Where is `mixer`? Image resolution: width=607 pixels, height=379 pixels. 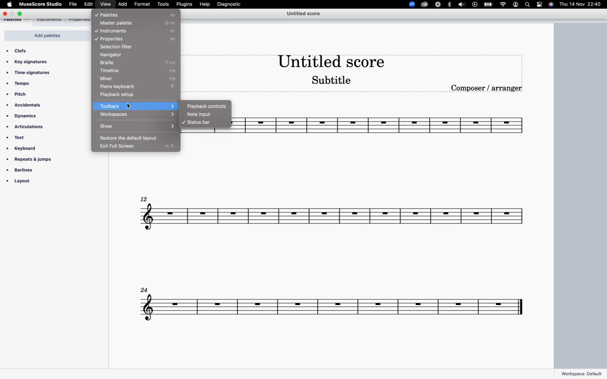 mixer is located at coordinates (127, 79).